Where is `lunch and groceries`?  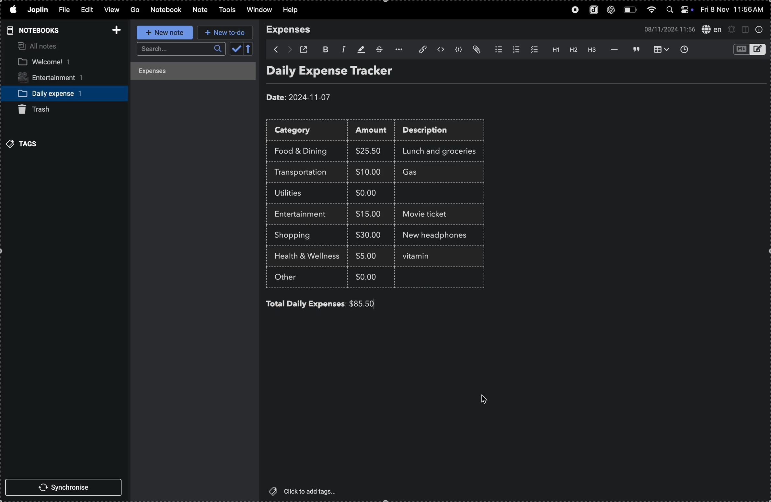
lunch and groceries is located at coordinates (443, 150).